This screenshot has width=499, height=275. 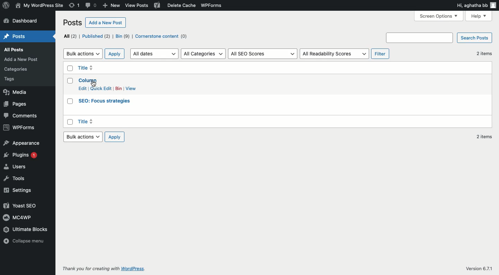 I want to click on Delete cache, so click(x=181, y=5).